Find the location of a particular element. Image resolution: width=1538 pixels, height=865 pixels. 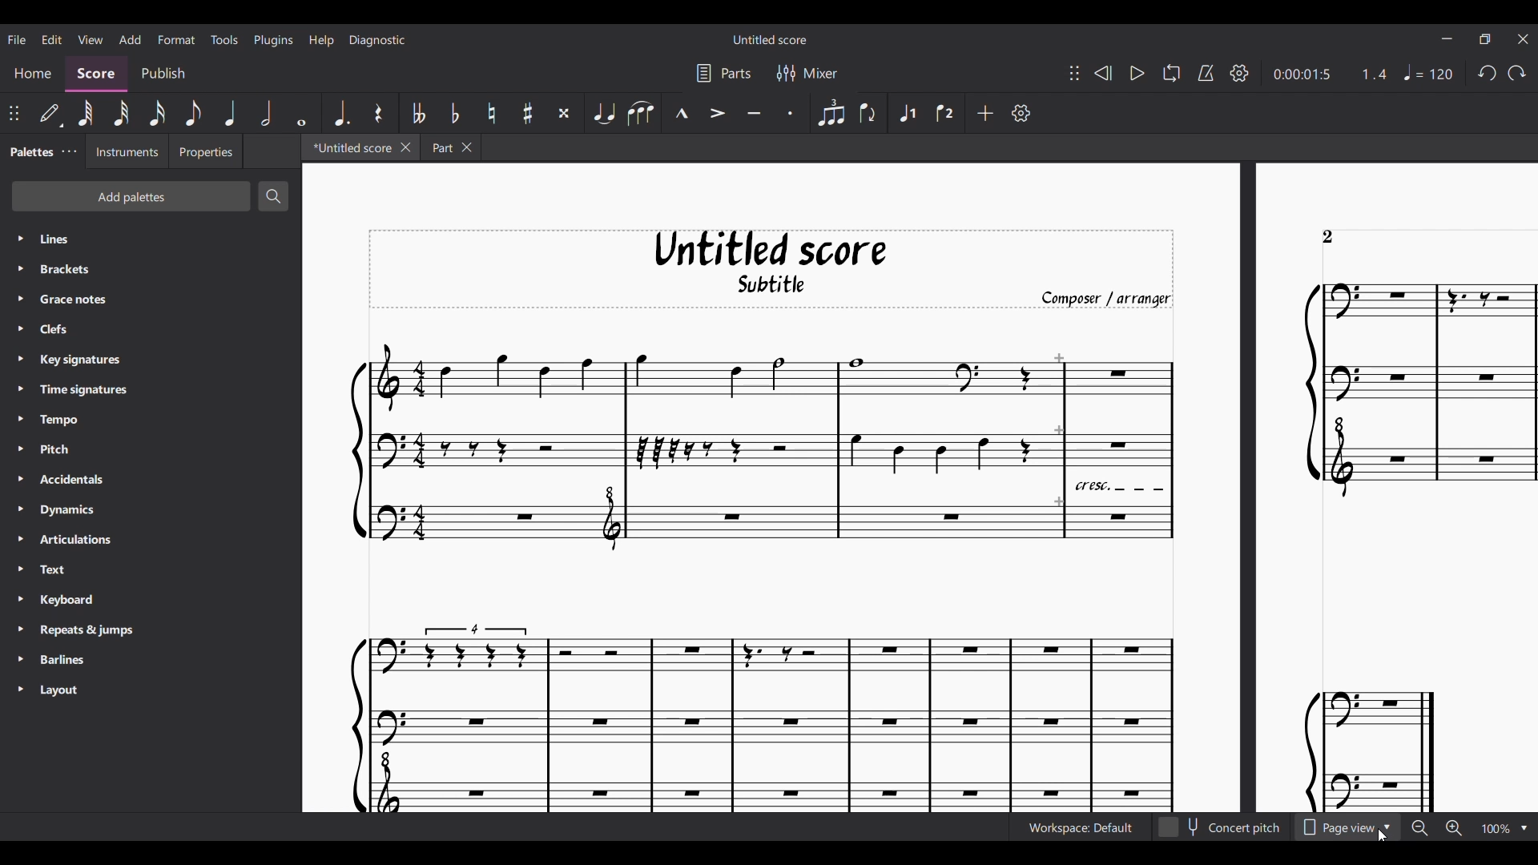

Redo is located at coordinates (1517, 74).